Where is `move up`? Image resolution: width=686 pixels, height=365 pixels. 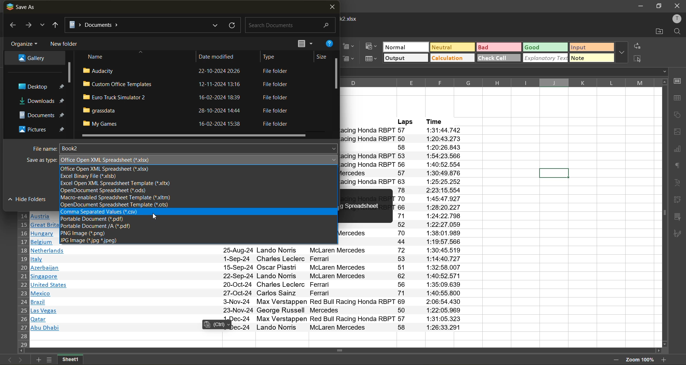
move up is located at coordinates (664, 82).